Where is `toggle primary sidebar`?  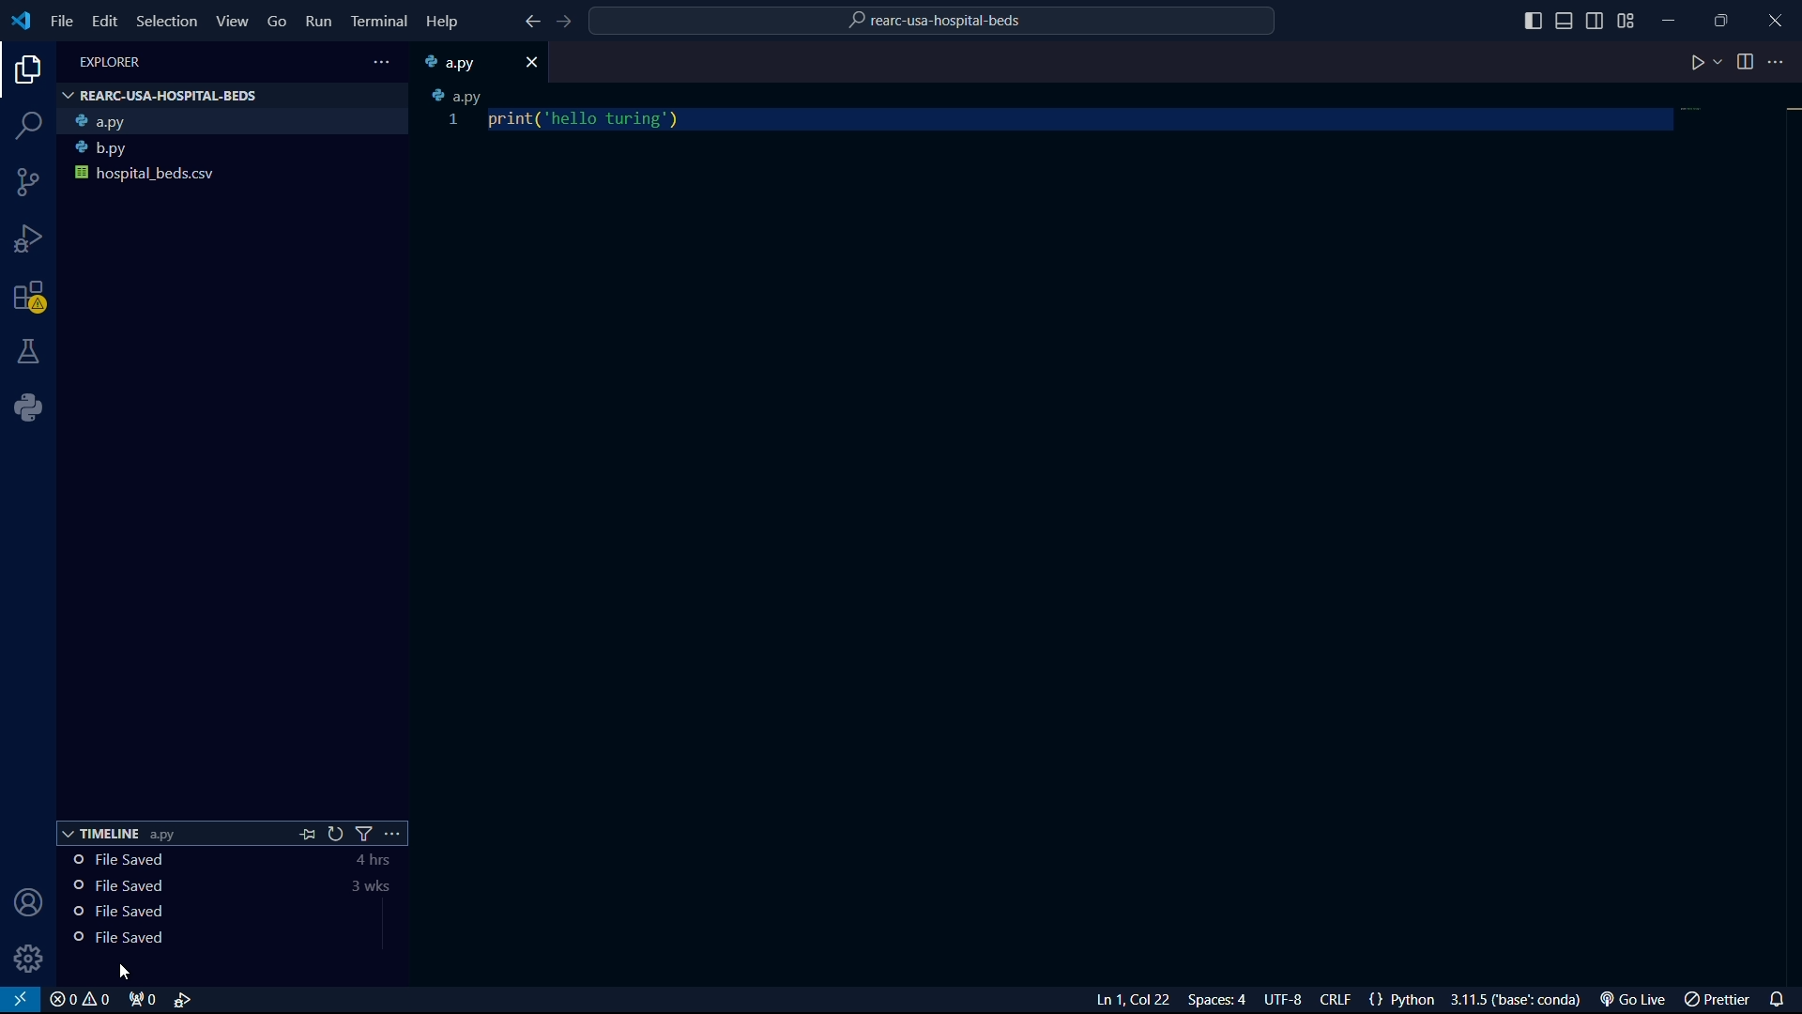 toggle primary sidebar is located at coordinates (1533, 20).